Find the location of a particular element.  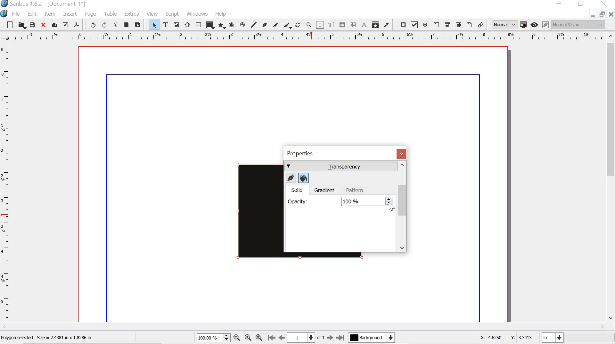

pdf list box is located at coordinates (458, 25).